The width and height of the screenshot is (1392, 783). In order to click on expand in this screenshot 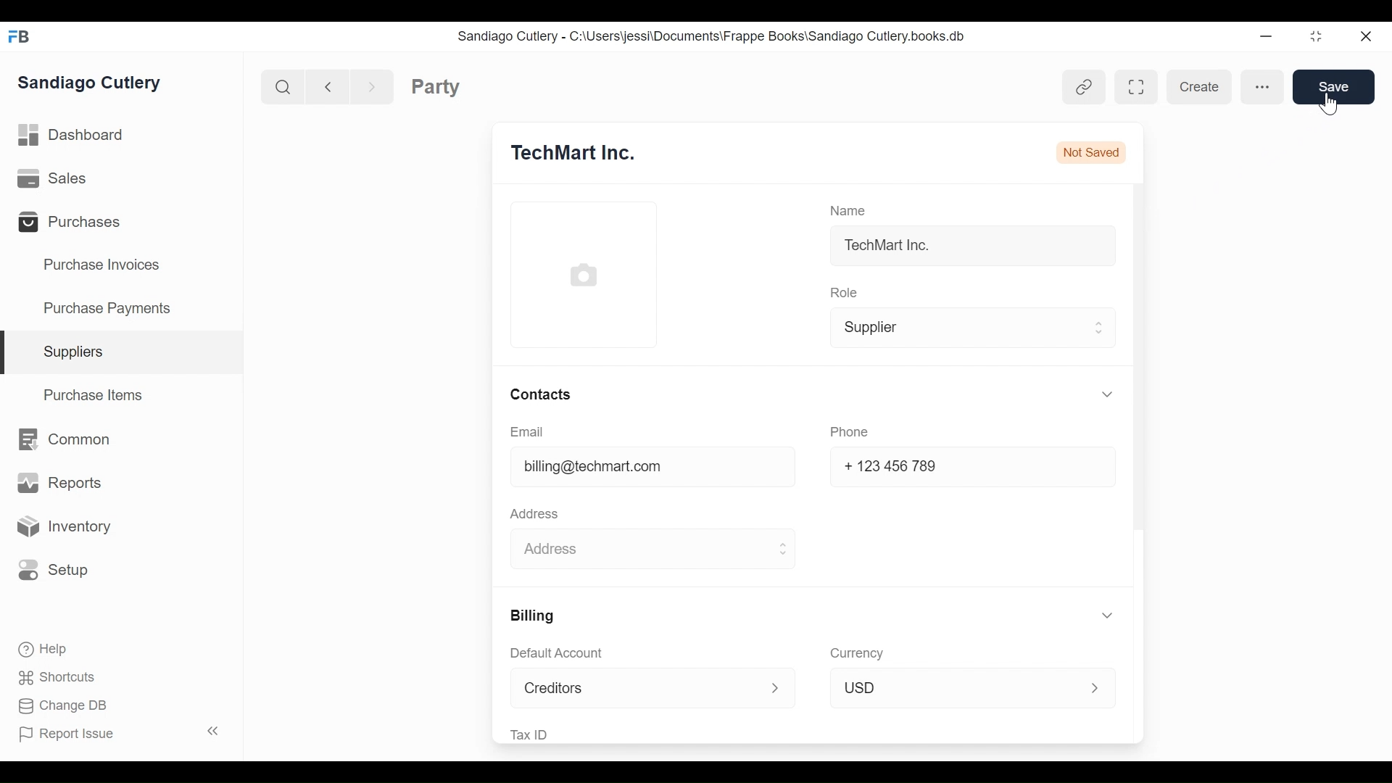, I will do `click(215, 729)`.